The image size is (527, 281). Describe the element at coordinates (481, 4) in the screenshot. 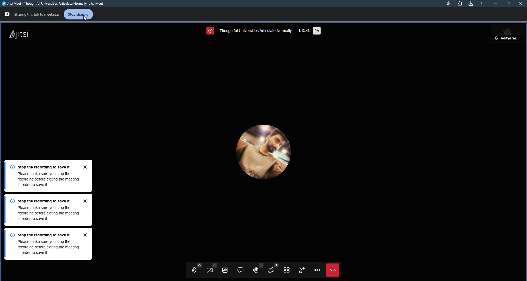

I see `minimize` at that location.